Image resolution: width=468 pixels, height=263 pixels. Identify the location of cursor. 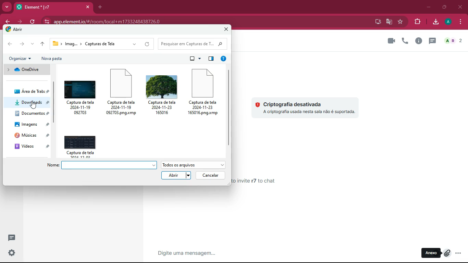
(446, 256).